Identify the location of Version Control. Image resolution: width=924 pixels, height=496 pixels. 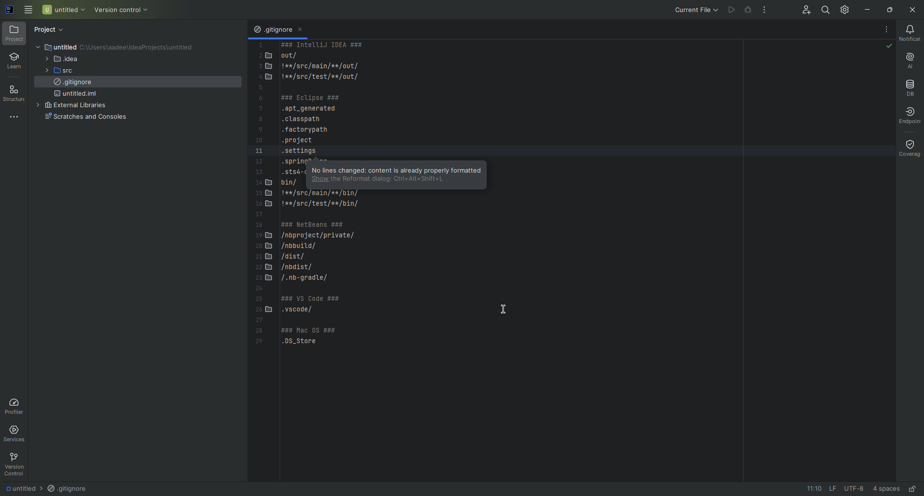
(15, 463).